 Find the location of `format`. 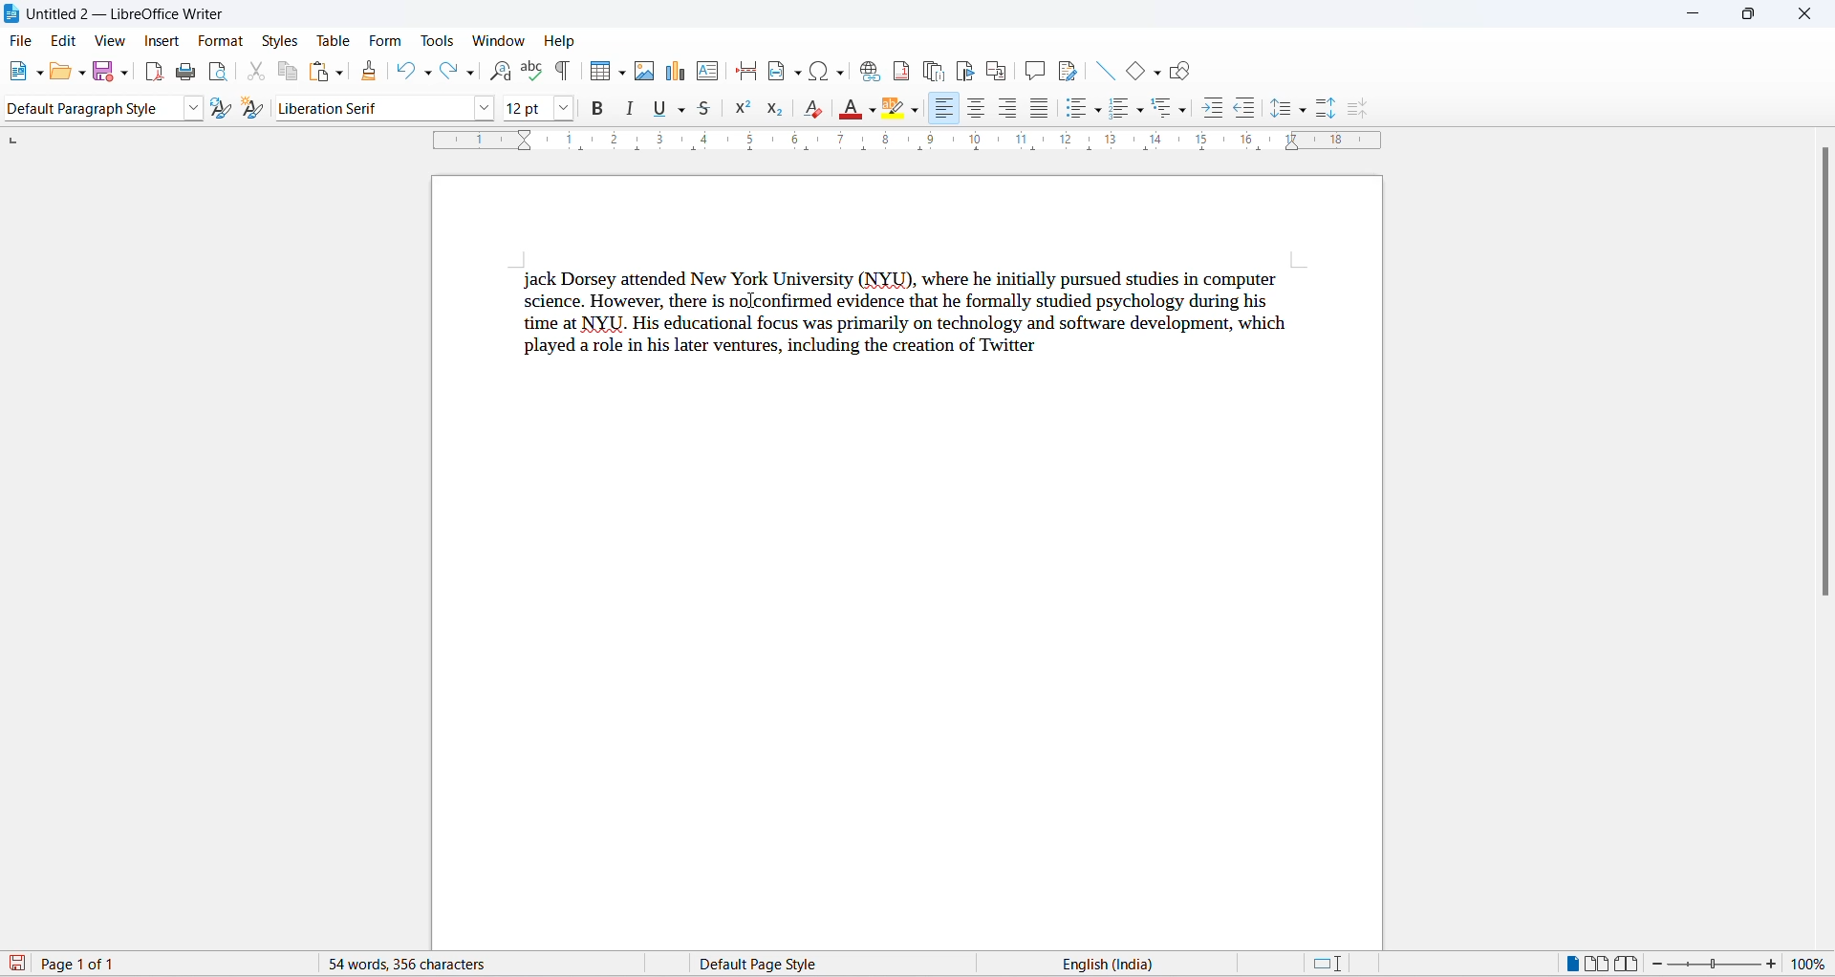

format is located at coordinates (223, 41).